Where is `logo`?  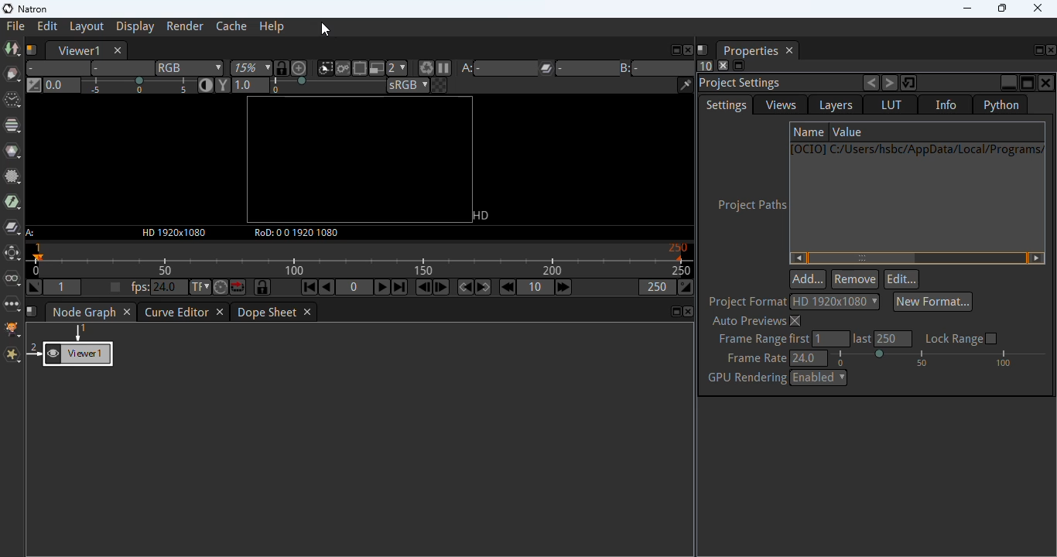 logo is located at coordinates (8, 9).